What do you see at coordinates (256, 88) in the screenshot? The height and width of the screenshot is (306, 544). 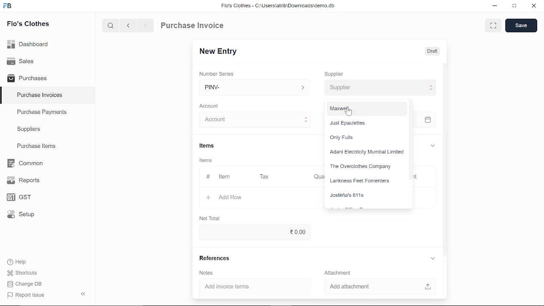 I see `PINV- >` at bounding box center [256, 88].